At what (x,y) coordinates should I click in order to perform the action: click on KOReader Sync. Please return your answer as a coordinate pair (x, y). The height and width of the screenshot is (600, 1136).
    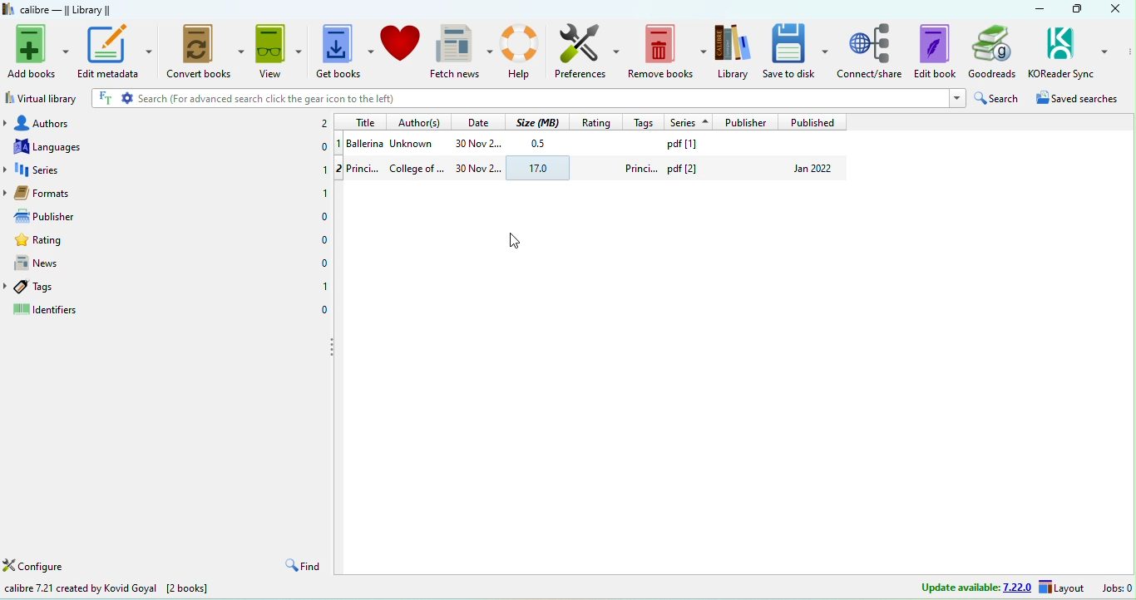
    Looking at the image, I should click on (1069, 51).